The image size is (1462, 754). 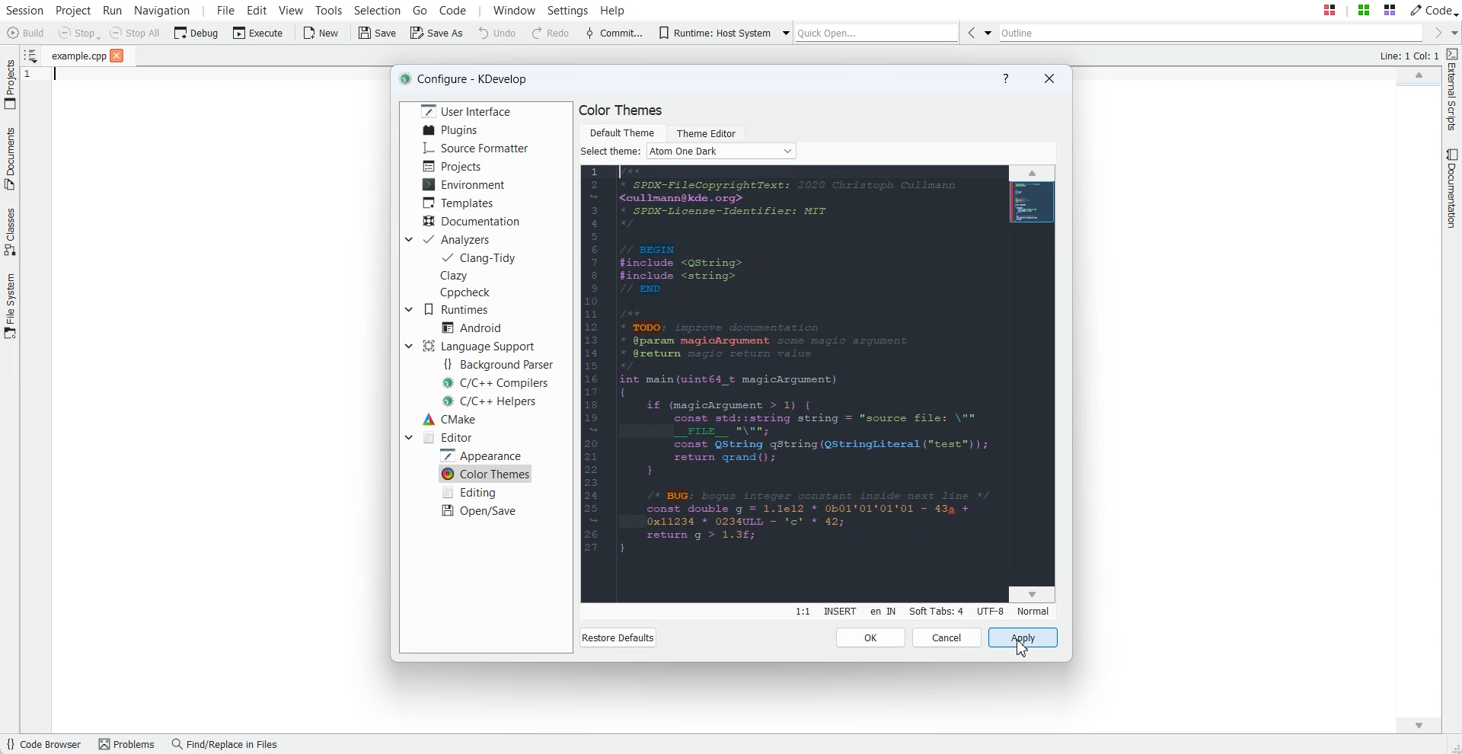 What do you see at coordinates (420, 9) in the screenshot?
I see `Go` at bounding box center [420, 9].